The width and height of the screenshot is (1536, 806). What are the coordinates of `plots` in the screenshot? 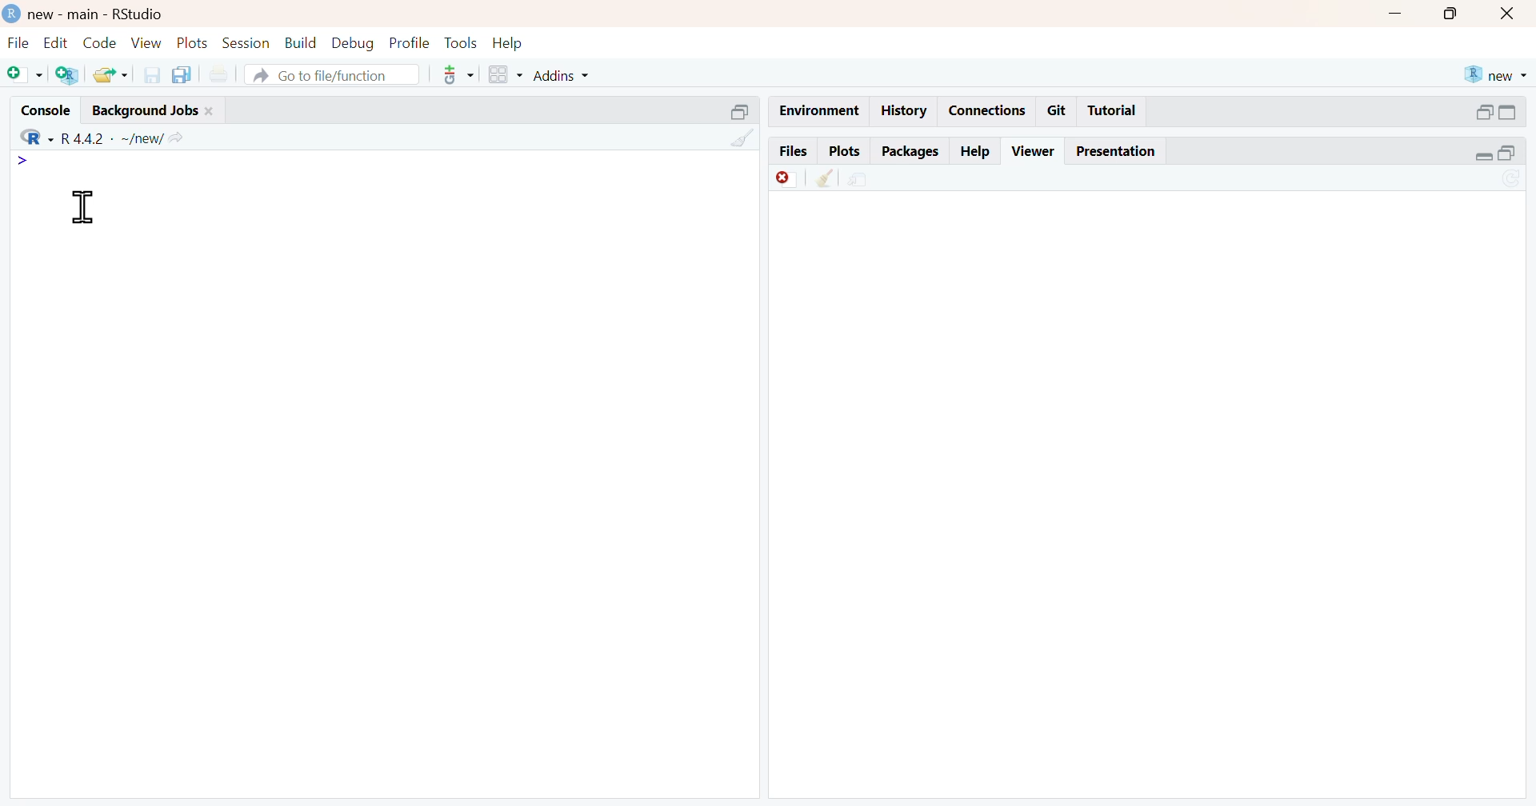 It's located at (193, 44).